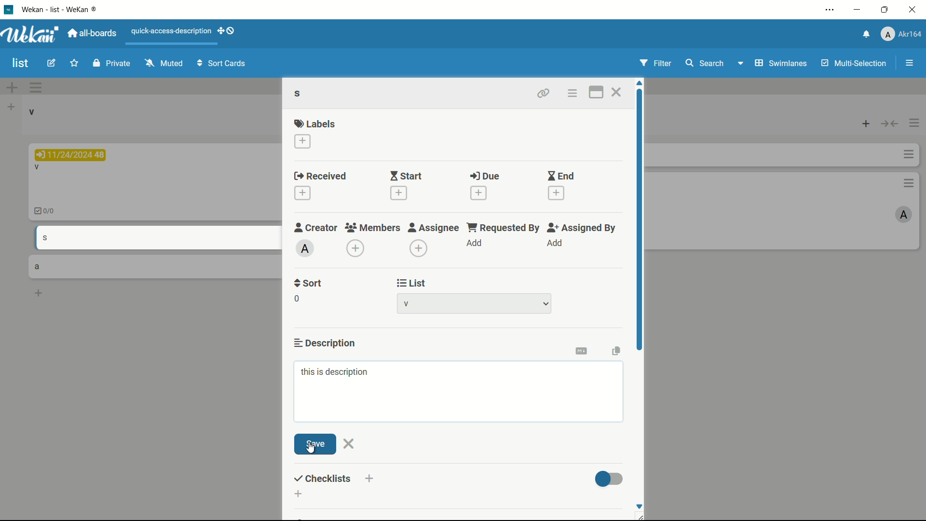 This screenshot has width=926, height=521. Describe the element at coordinates (355, 248) in the screenshot. I see `add member` at that location.